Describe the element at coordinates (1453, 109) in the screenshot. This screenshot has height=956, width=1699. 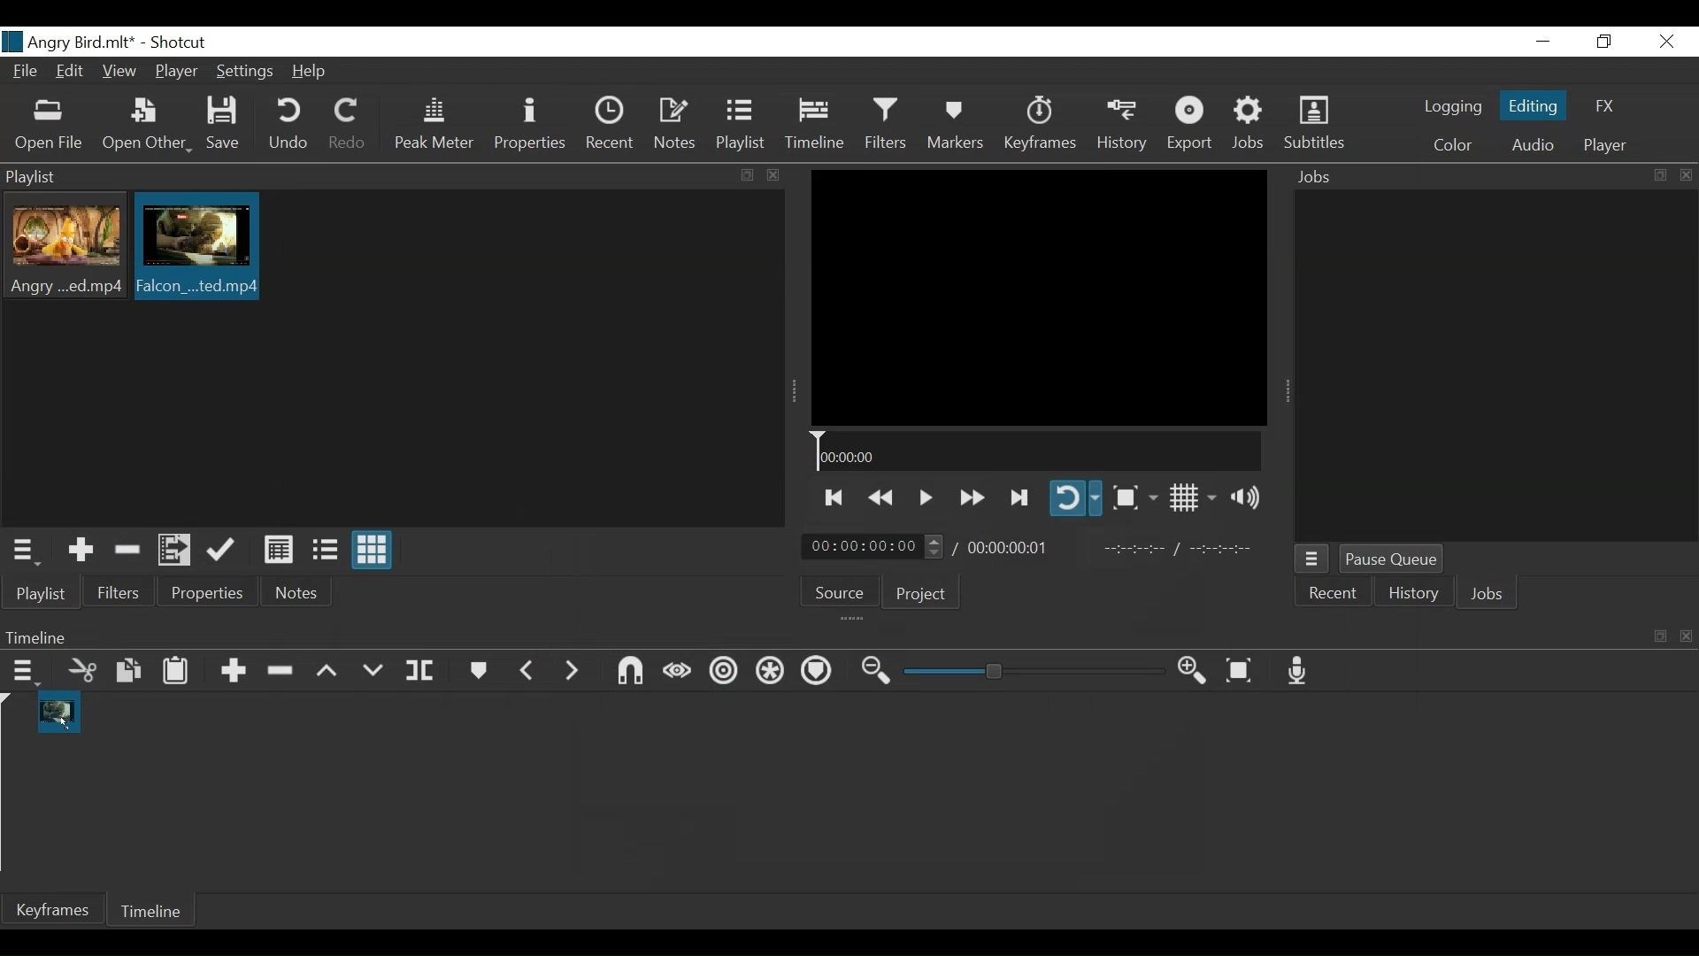
I see `logging` at that location.